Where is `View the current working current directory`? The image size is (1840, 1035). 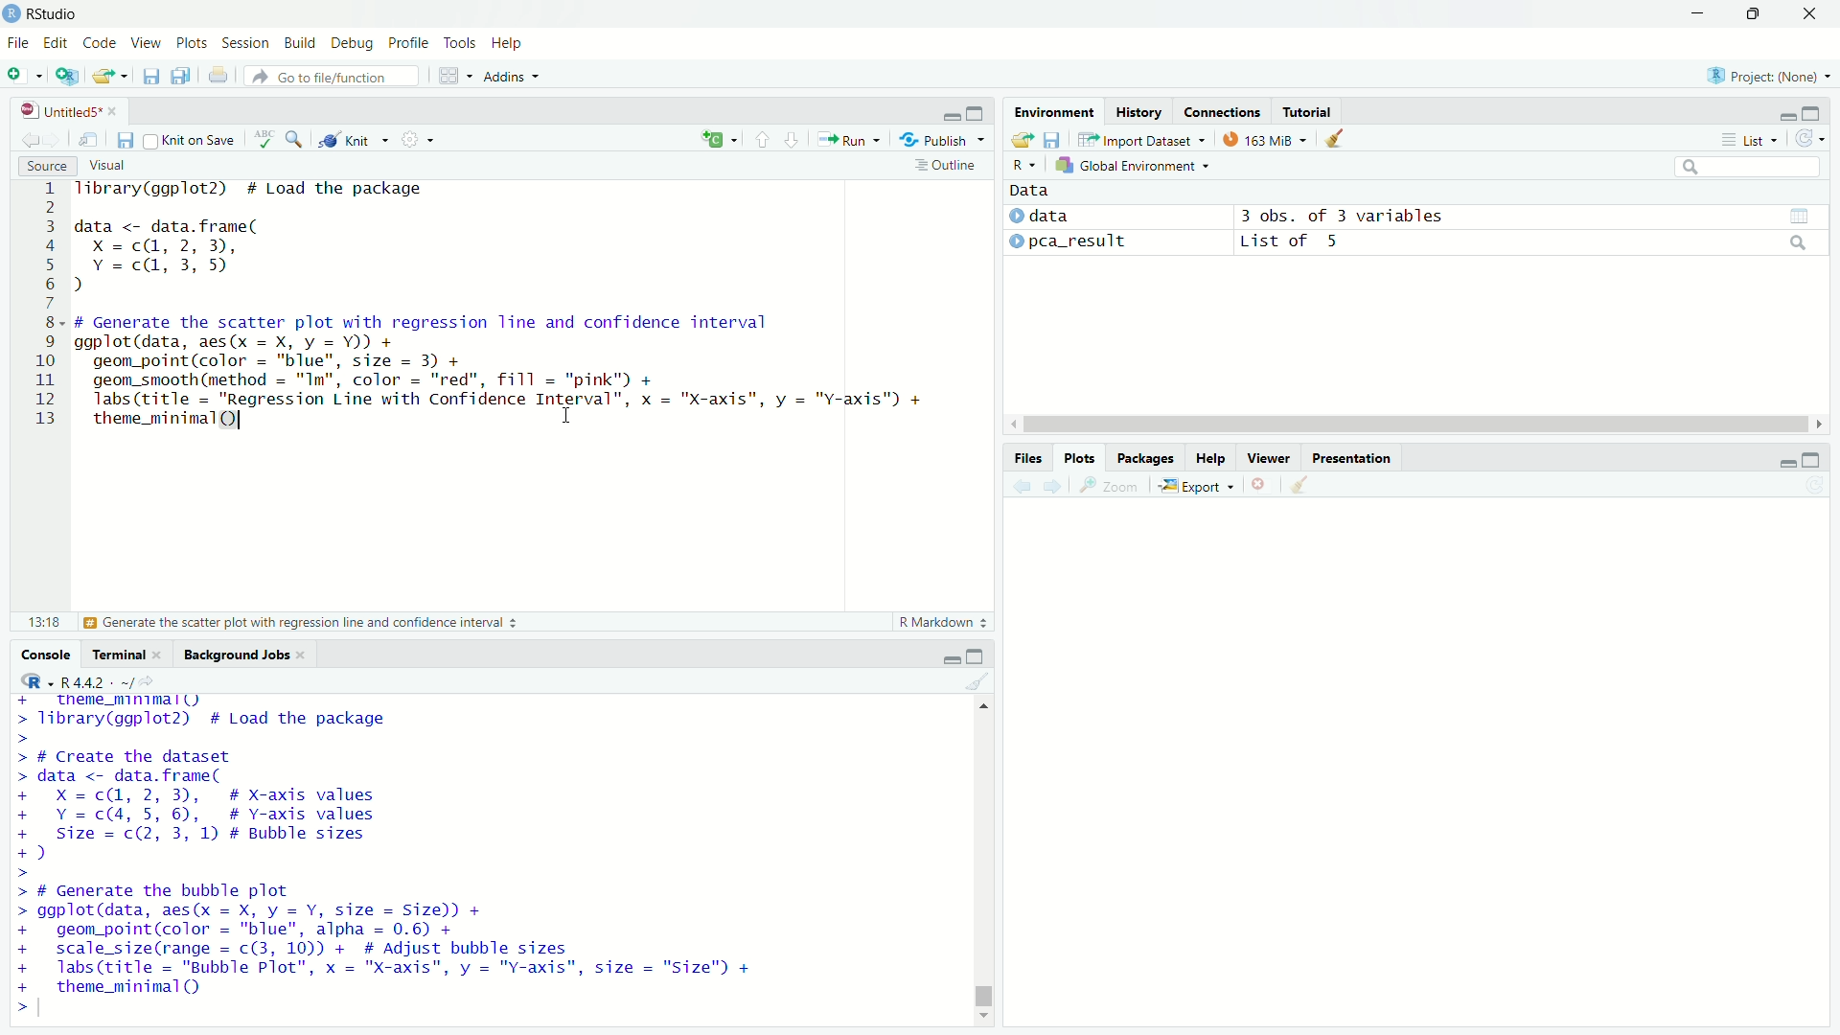
View the current working current directory is located at coordinates (146, 680).